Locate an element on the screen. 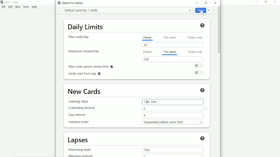  Edit is located at coordinates (11, 7).